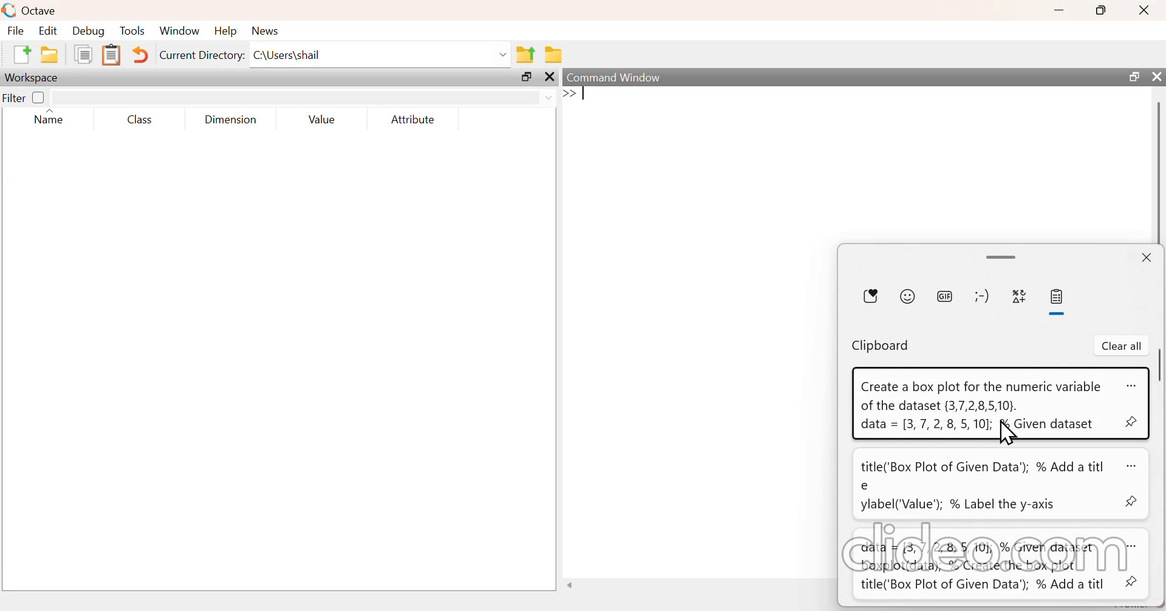 The image size is (1166, 611). What do you see at coordinates (878, 344) in the screenshot?
I see `clipboard` at bounding box center [878, 344].